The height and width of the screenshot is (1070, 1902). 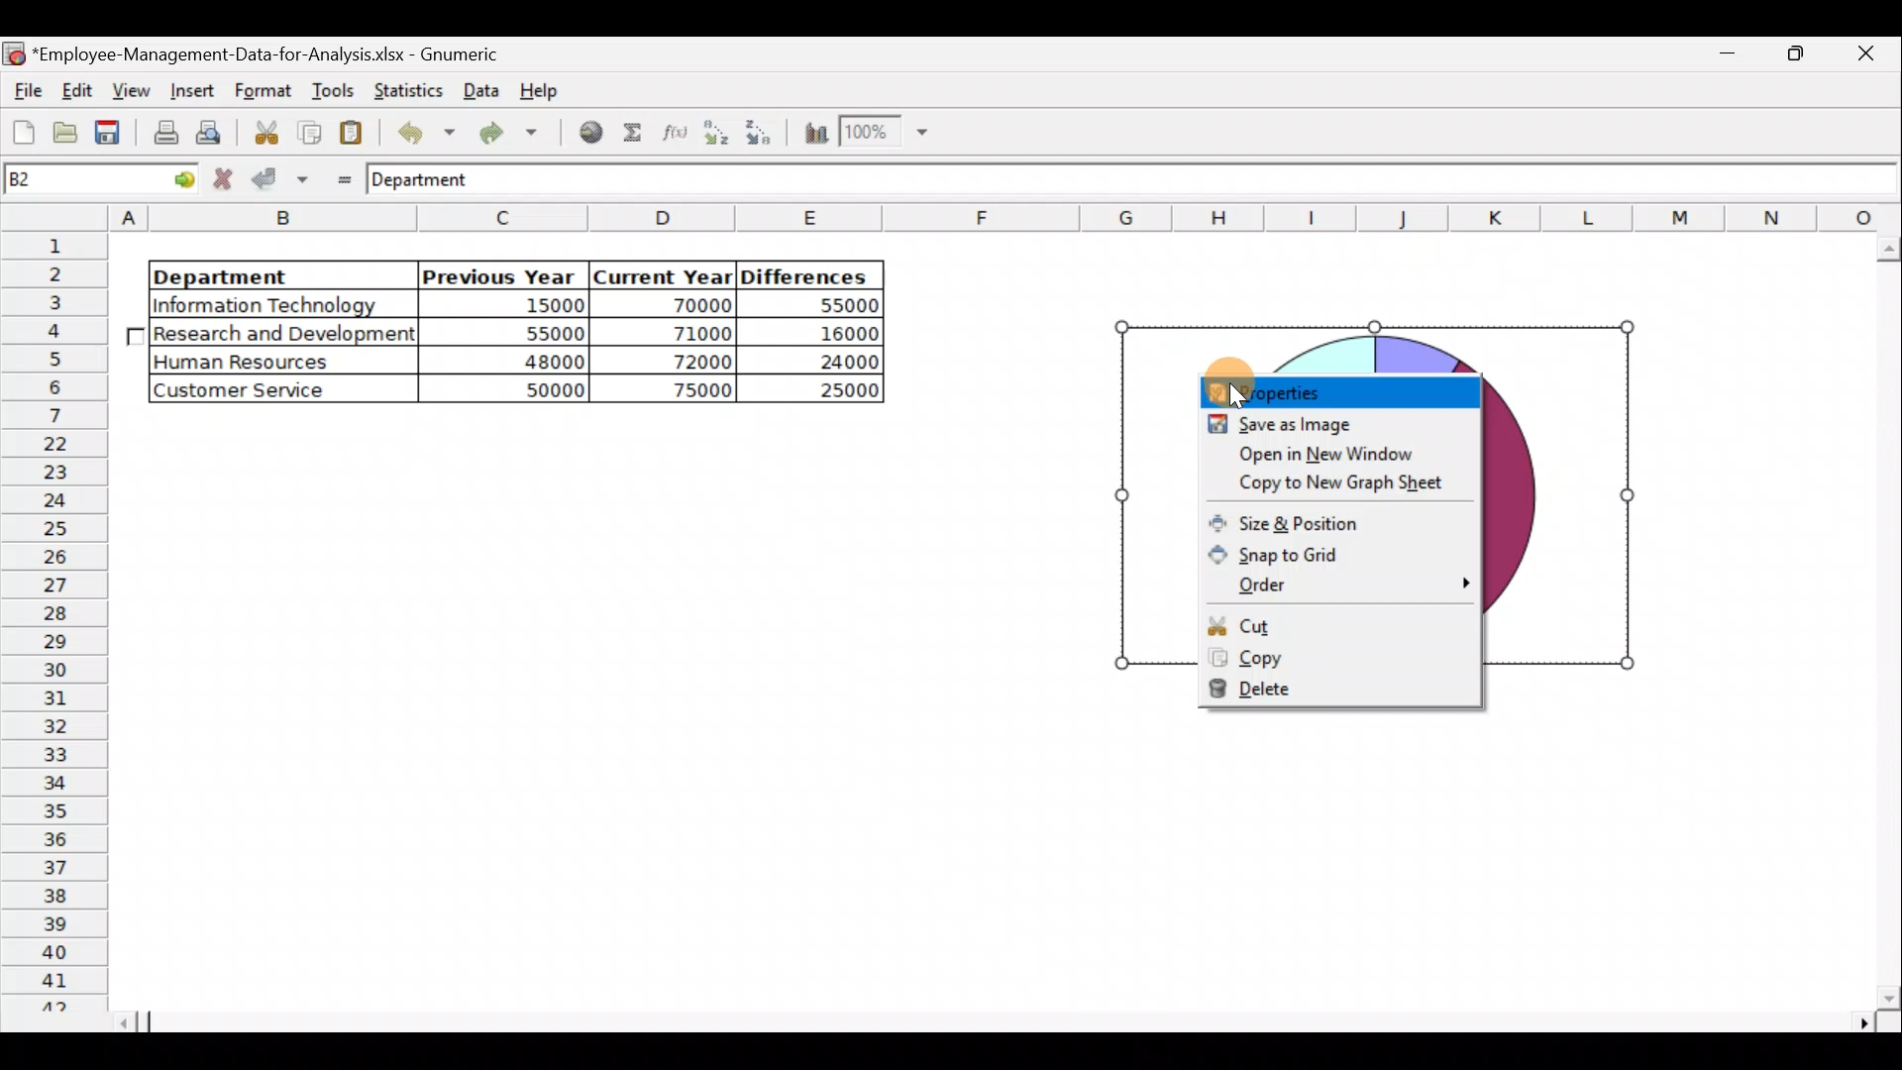 What do you see at coordinates (1302, 689) in the screenshot?
I see `Delete` at bounding box center [1302, 689].